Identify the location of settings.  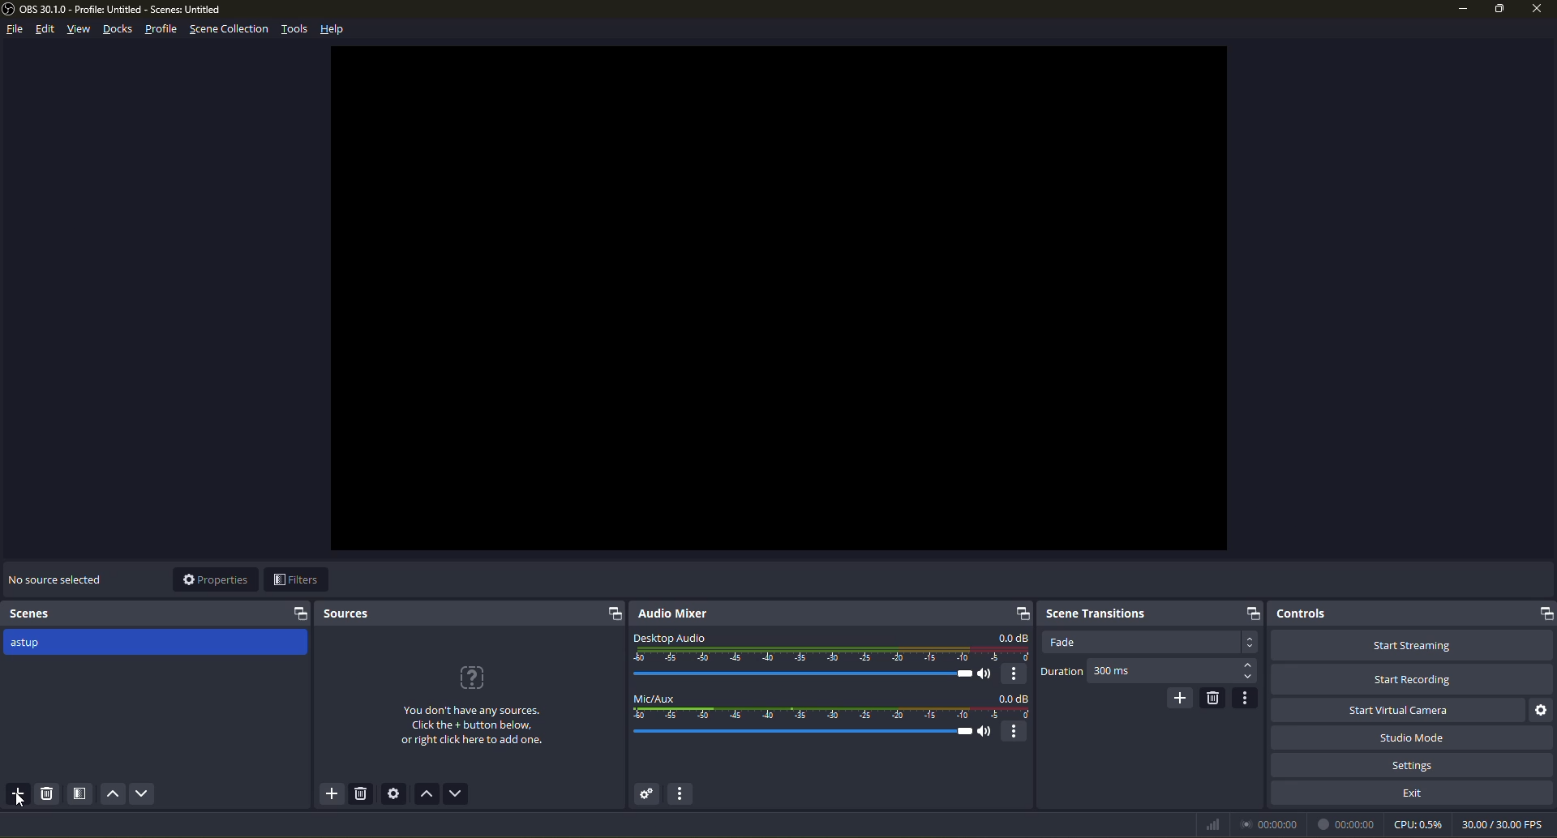
(1414, 763).